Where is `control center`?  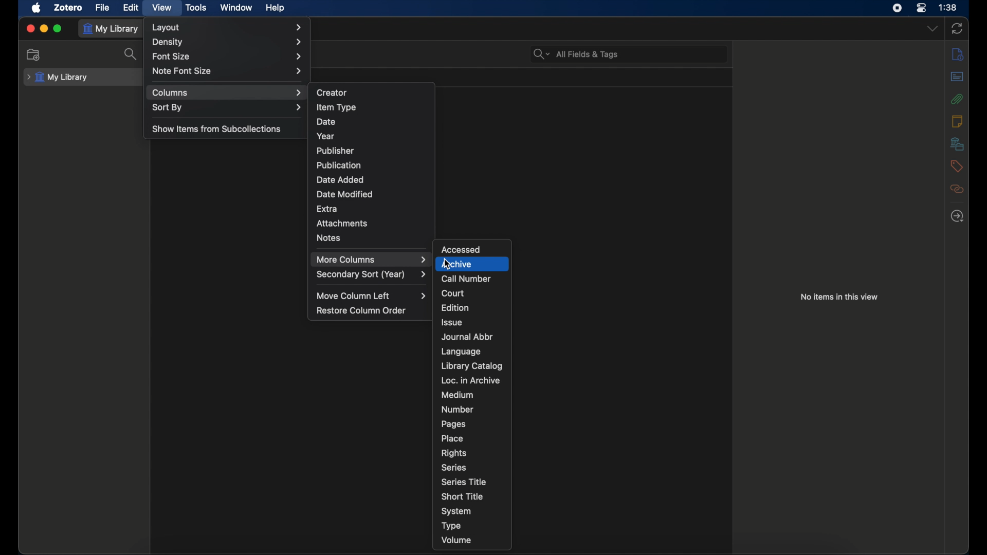
control center is located at coordinates (922, 8).